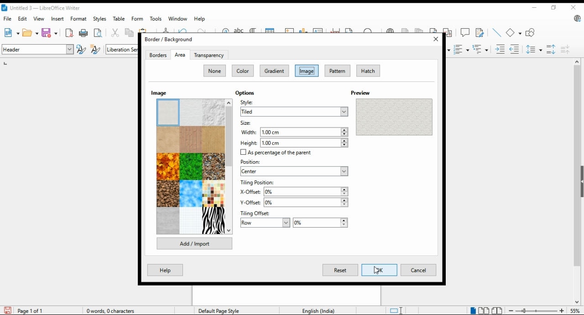 Image resolution: width=584 pixels, height=315 pixels. Describe the element at coordinates (214, 167) in the screenshot. I see `image option 9` at that location.